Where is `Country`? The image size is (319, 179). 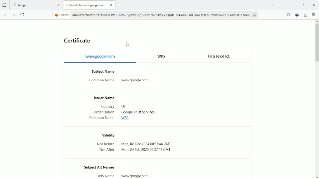
Country is located at coordinates (108, 106).